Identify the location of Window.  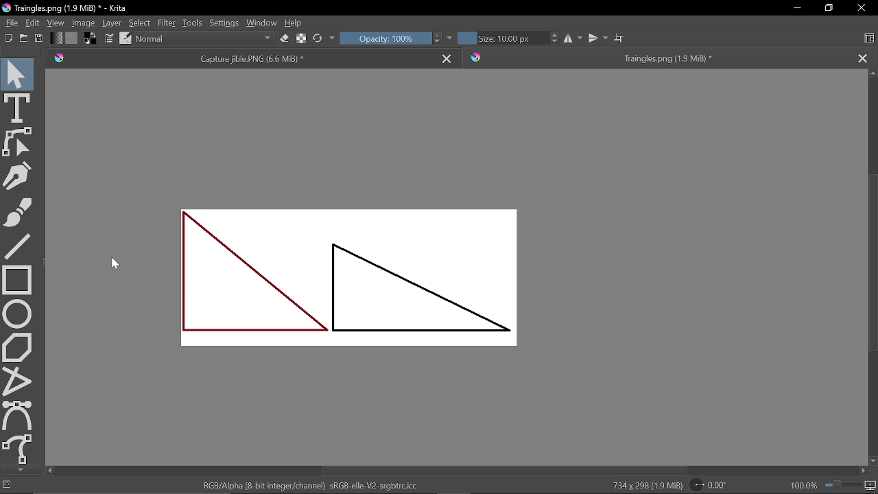
(261, 23).